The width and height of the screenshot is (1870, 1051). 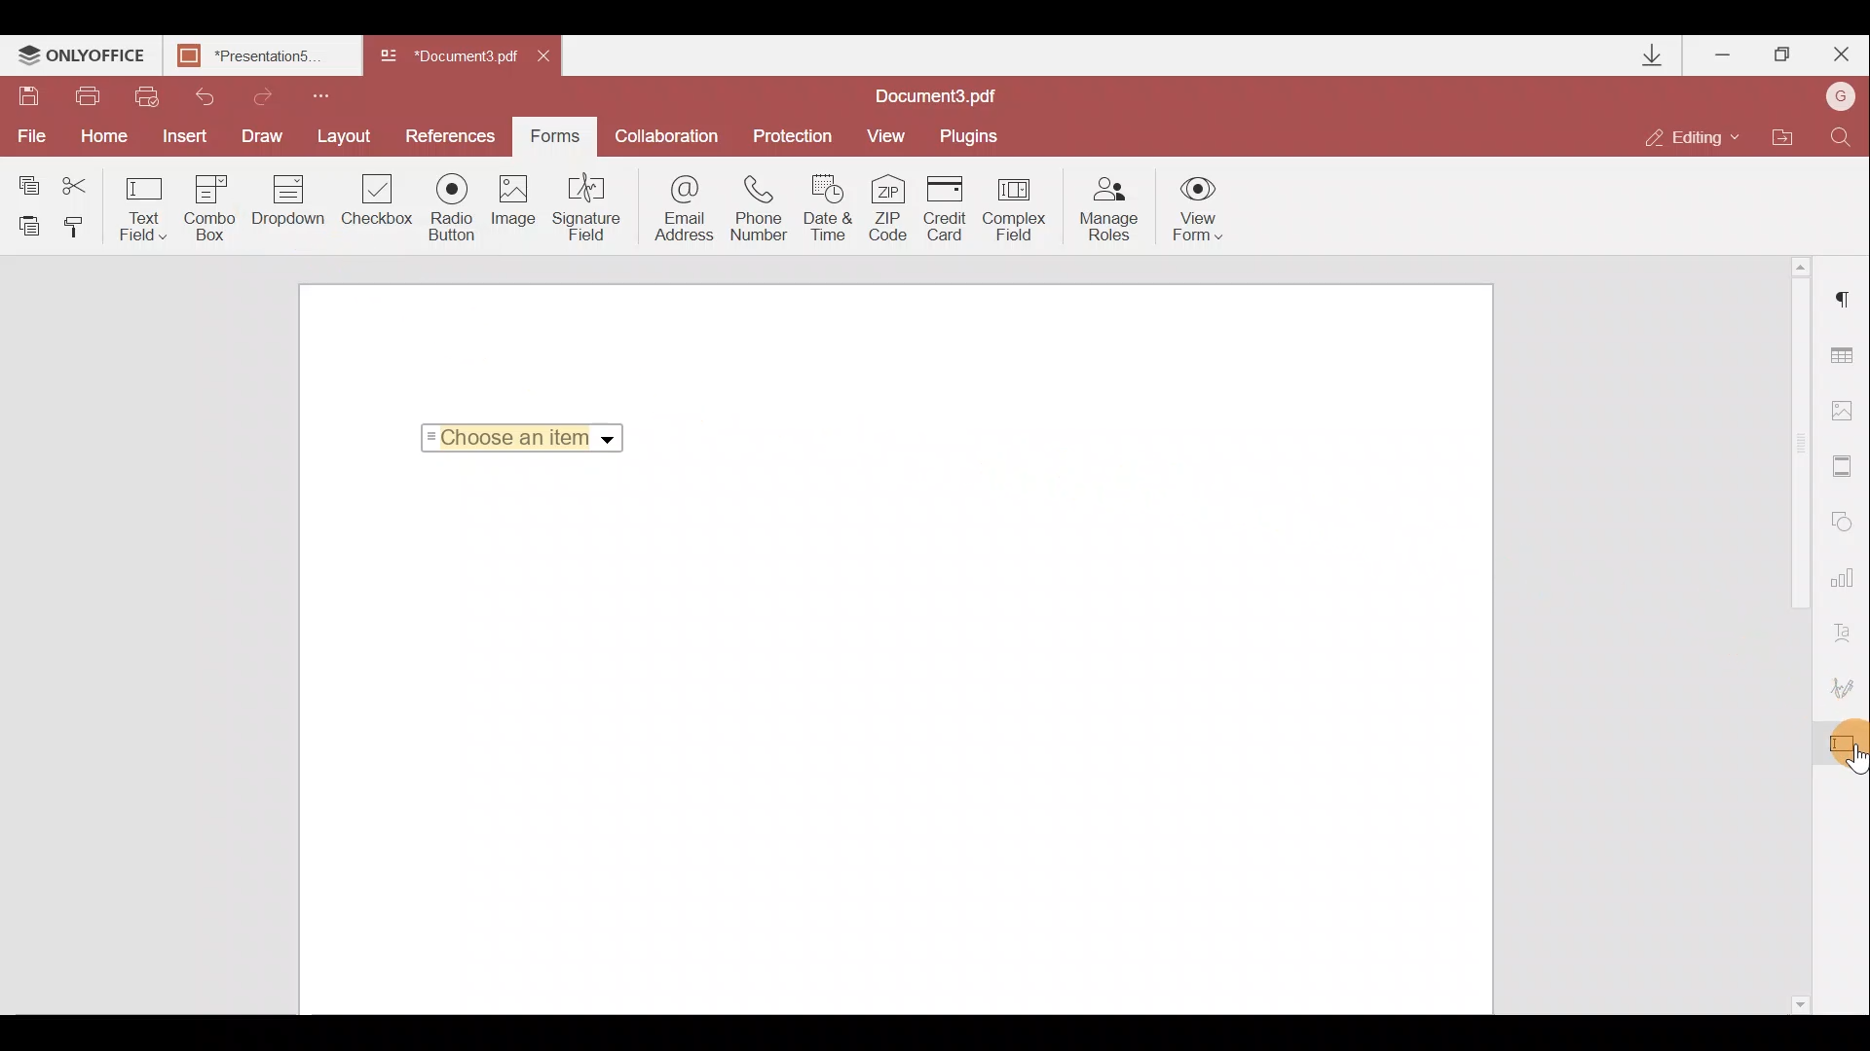 What do you see at coordinates (762, 208) in the screenshot?
I see `Phone number` at bounding box center [762, 208].